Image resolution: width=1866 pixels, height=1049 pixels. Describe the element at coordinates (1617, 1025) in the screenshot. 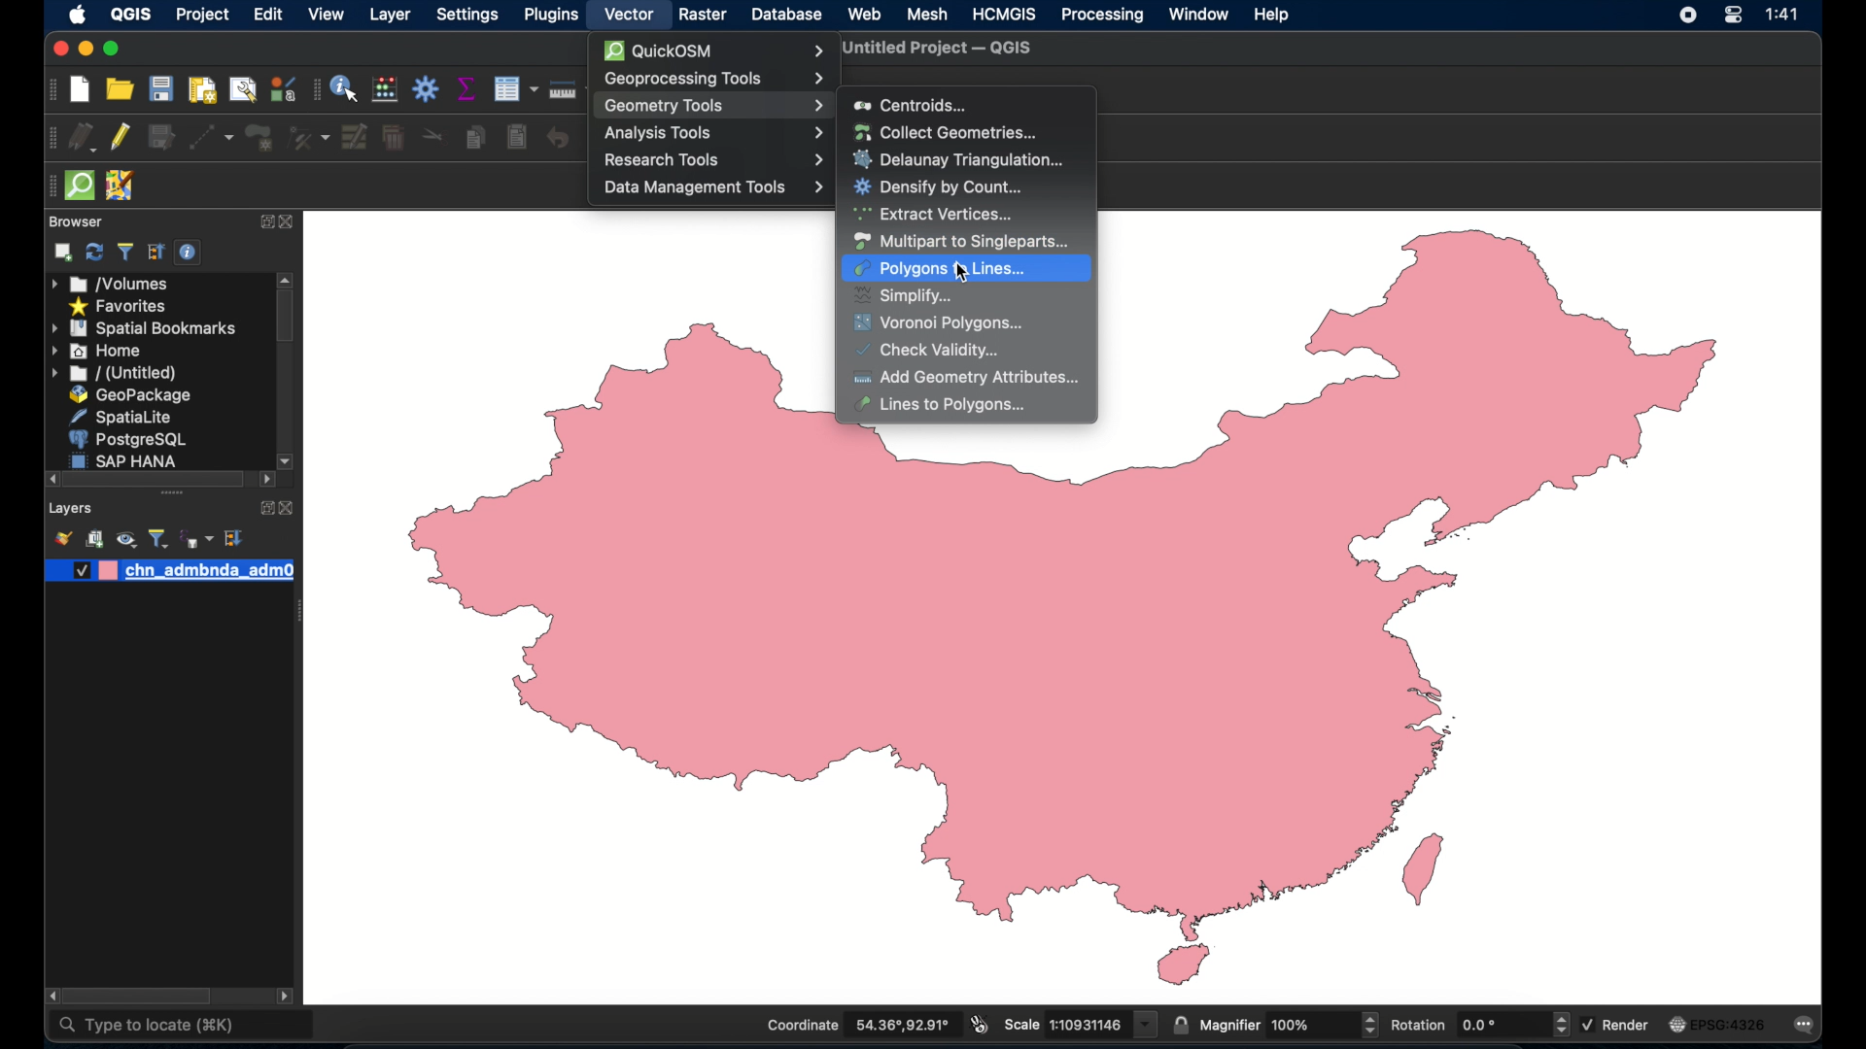

I see `render` at that location.